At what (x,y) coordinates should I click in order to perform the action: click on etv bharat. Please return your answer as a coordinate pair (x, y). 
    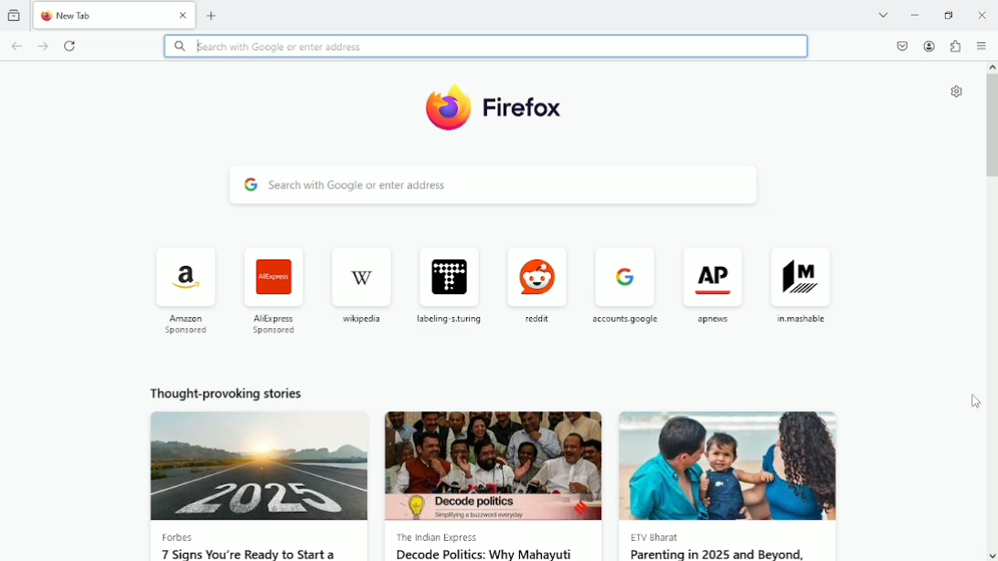
    Looking at the image, I should click on (666, 538).